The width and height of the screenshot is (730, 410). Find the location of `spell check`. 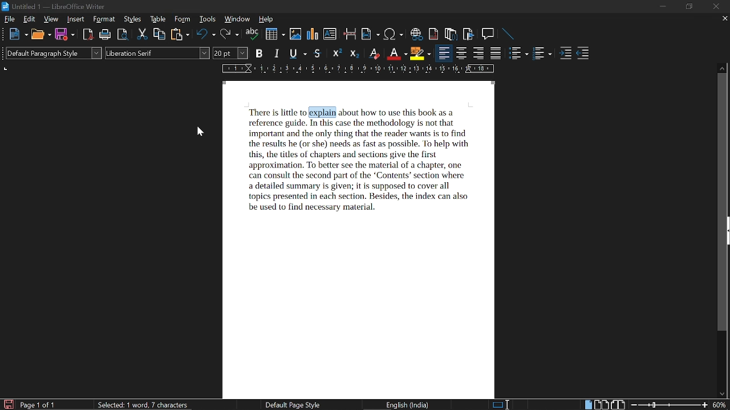

spell check is located at coordinates (252, 35).